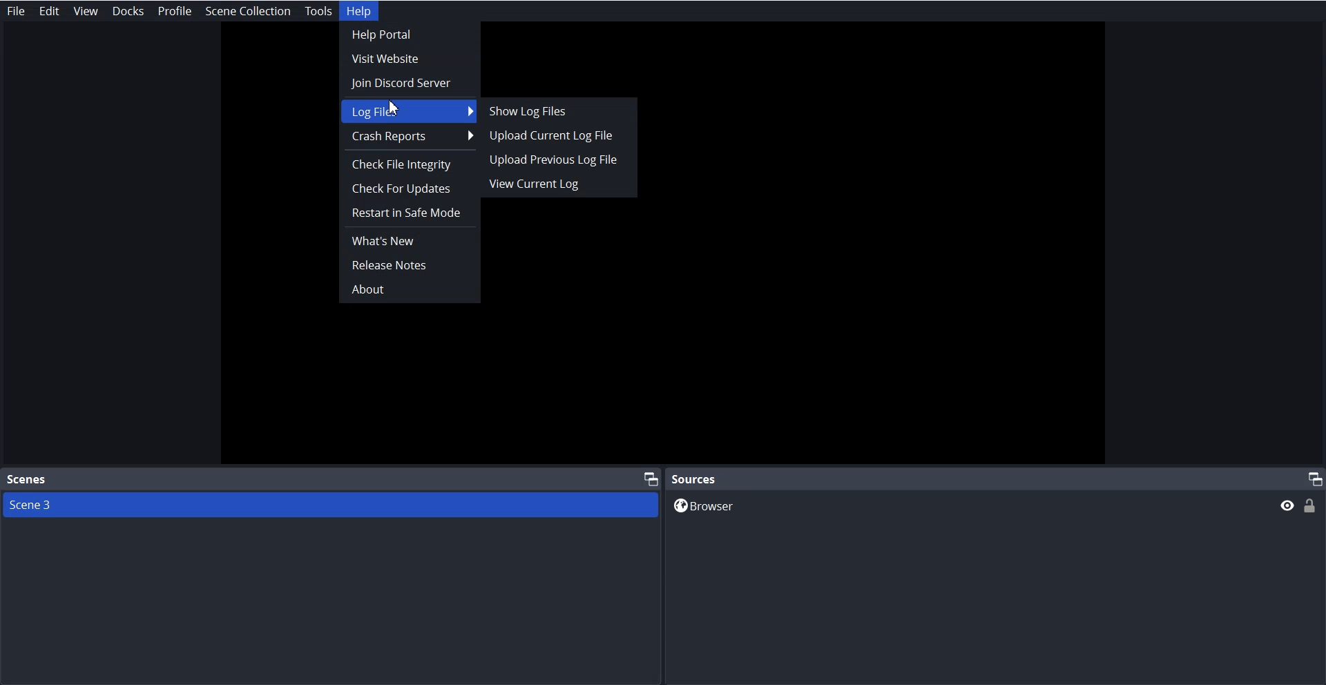 This screenshot has height=685, width=1326. Describe the element at coordinates (362, 12) in the screenshot. I see `Help` at that location.